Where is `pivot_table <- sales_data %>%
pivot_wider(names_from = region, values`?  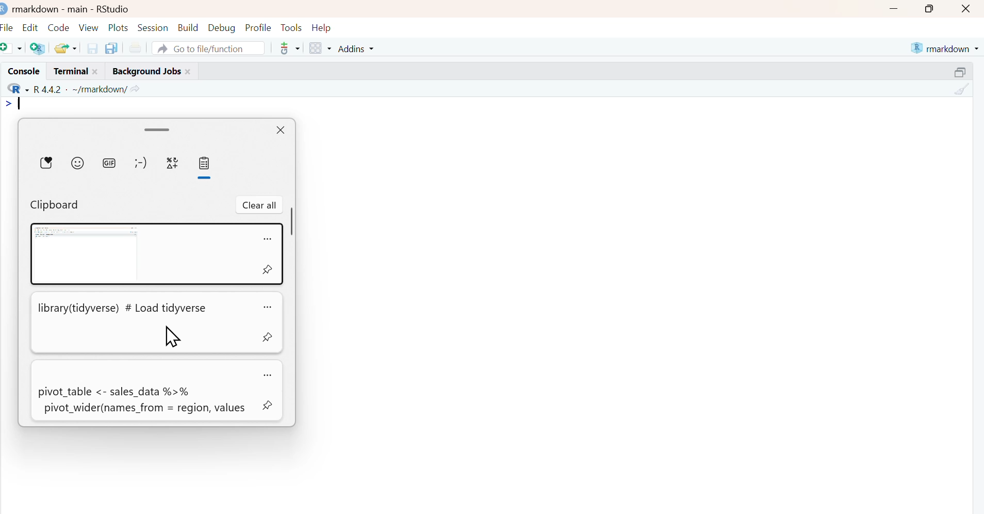 pivot_table <- sales_data %>%
pivot_wider(names_from = region, values is located at coordinates (144, 390).